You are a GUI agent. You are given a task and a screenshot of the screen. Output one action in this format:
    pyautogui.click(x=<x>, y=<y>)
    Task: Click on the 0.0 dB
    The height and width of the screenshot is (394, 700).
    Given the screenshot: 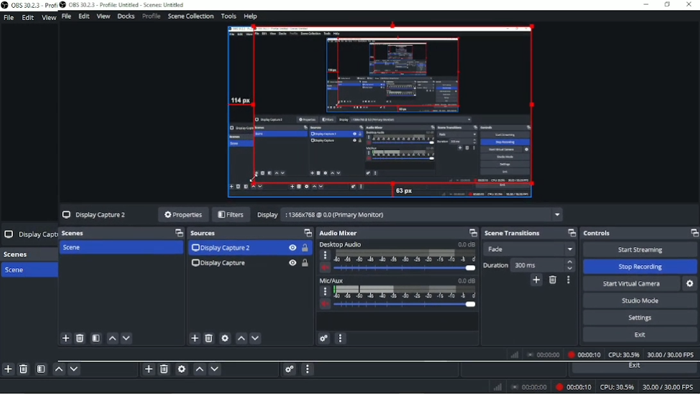 What is the action you would take?
    pyautogui.click(x=465, y=245)
    